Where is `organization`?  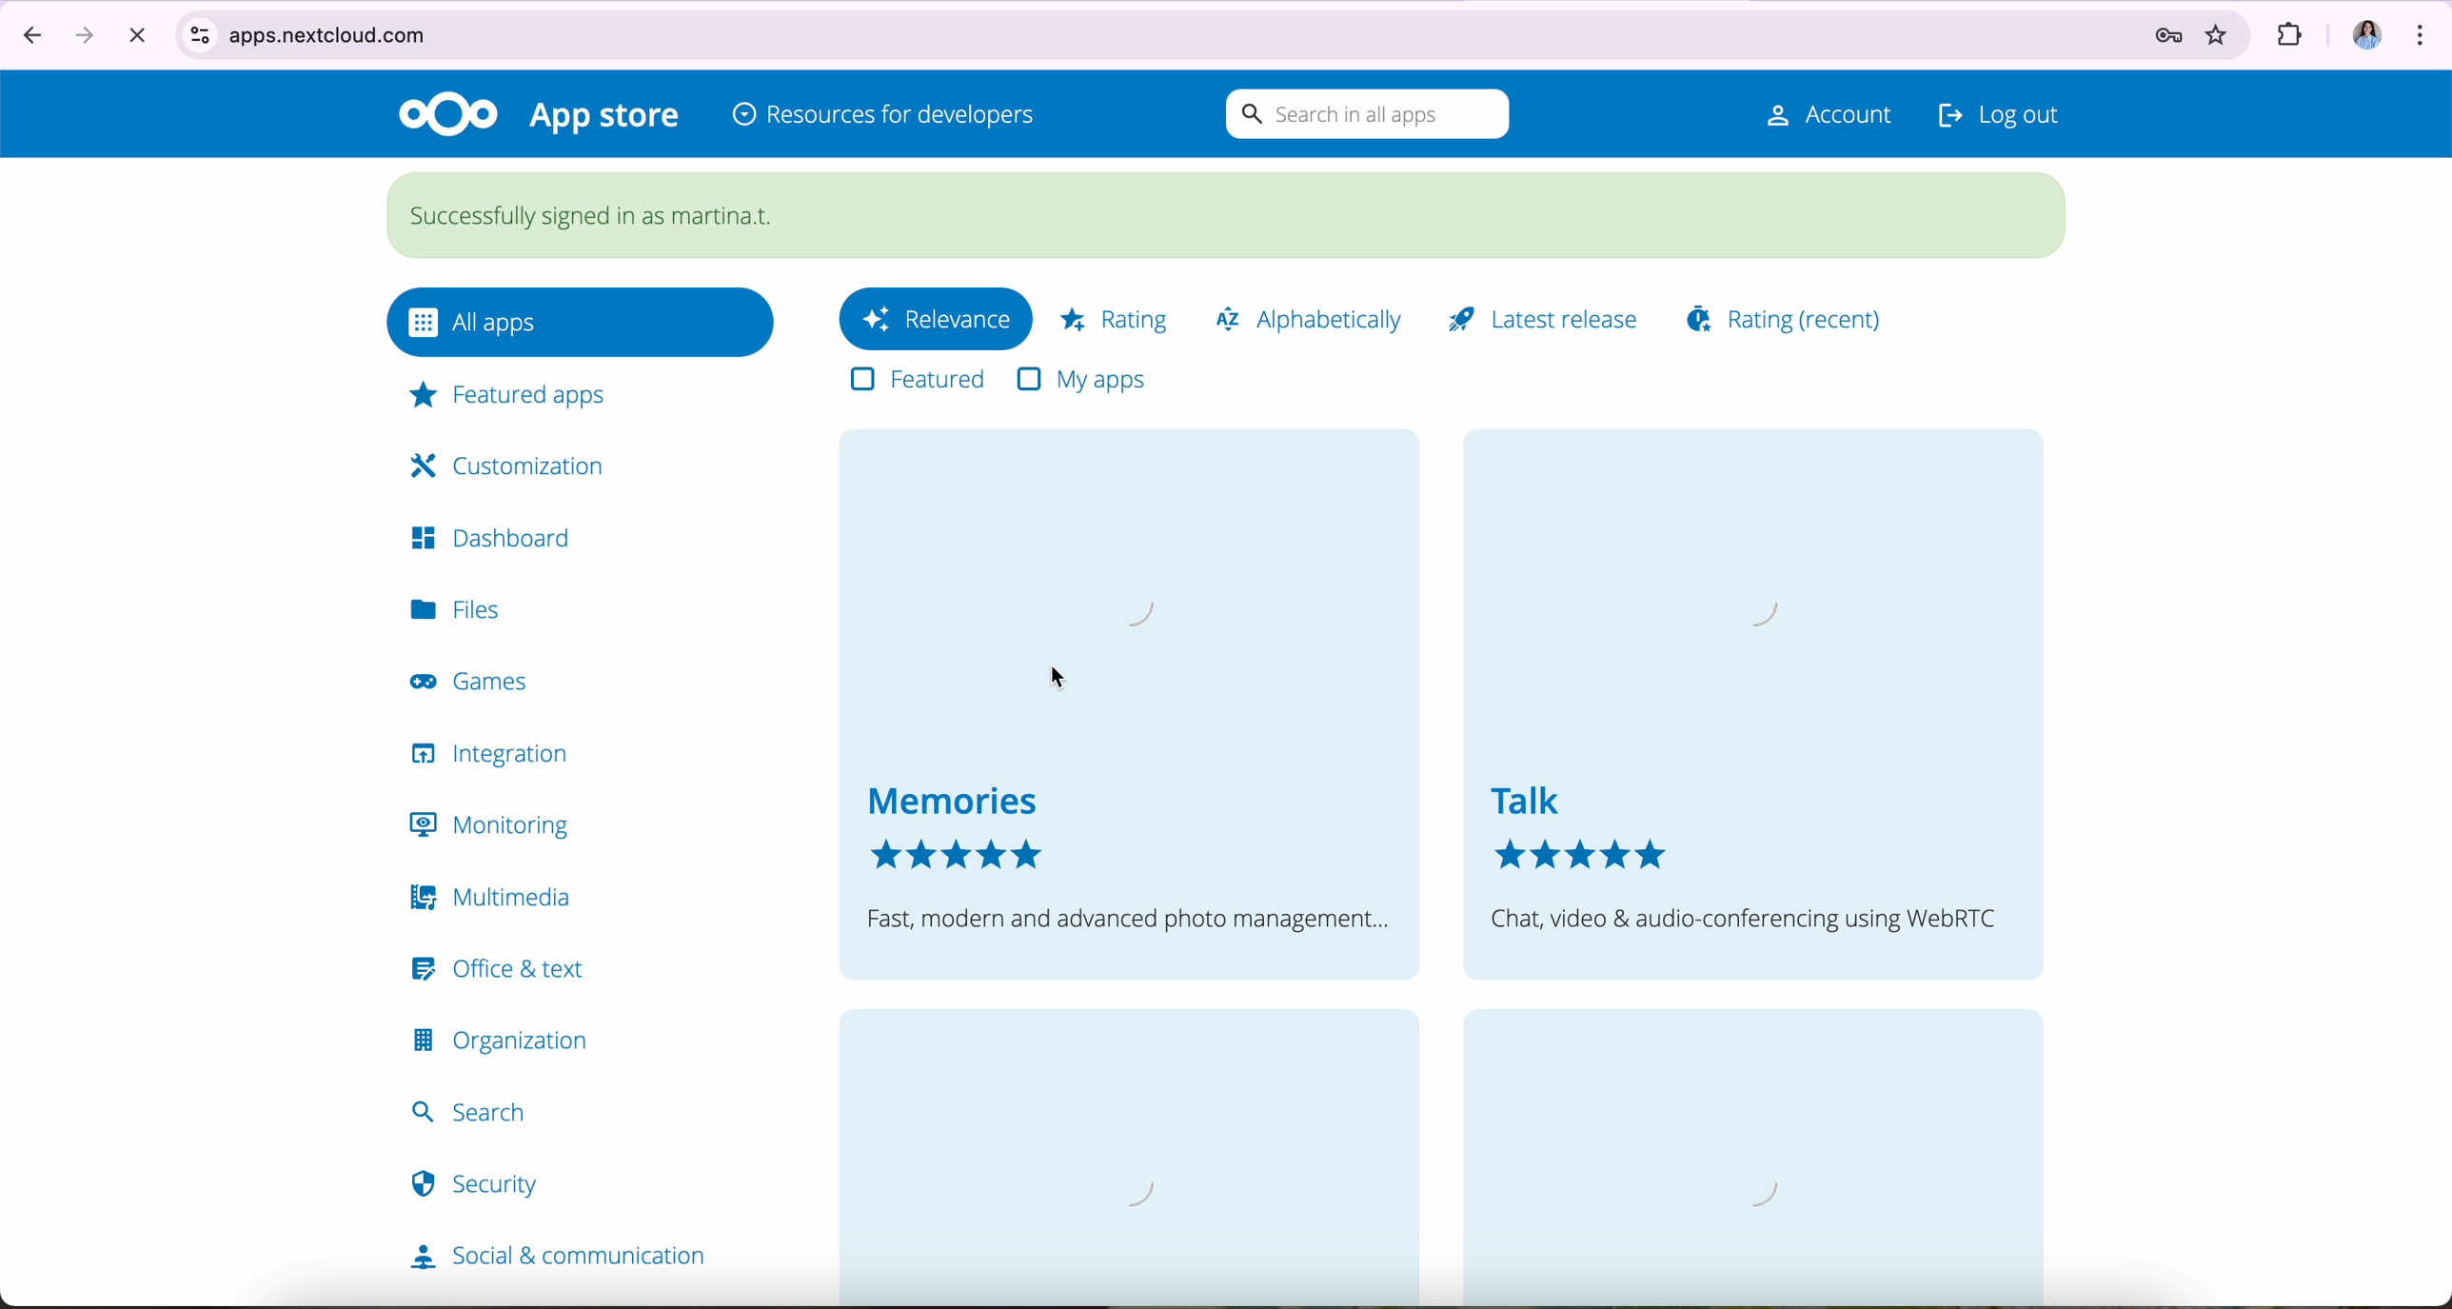
organization is located at coordinates (504, 1041).